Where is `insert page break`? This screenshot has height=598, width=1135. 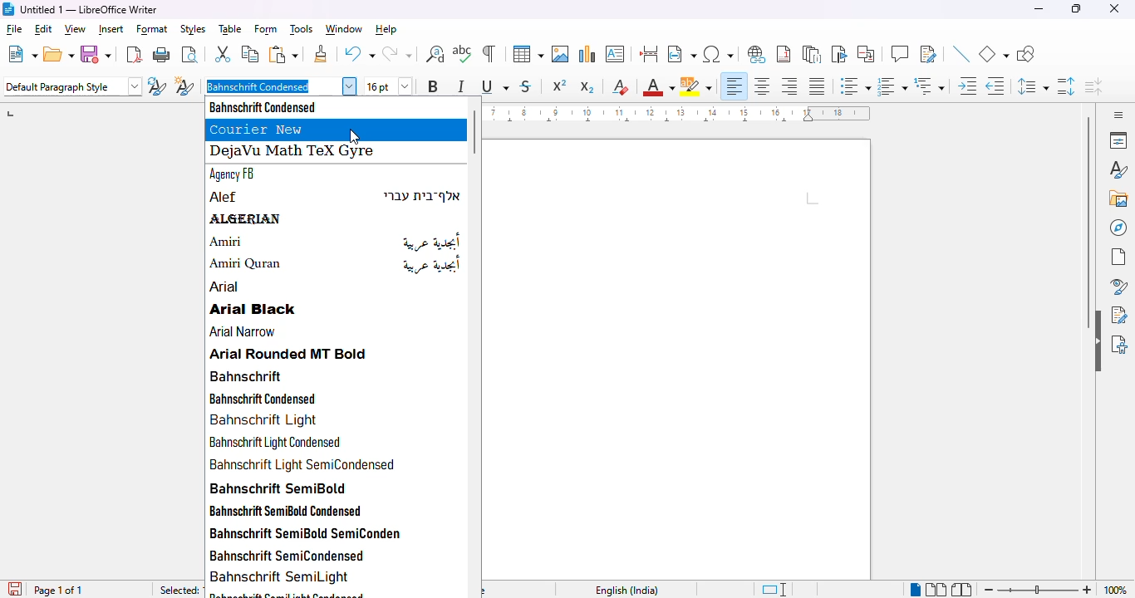 insert page break is located at coordinates (648, 53).